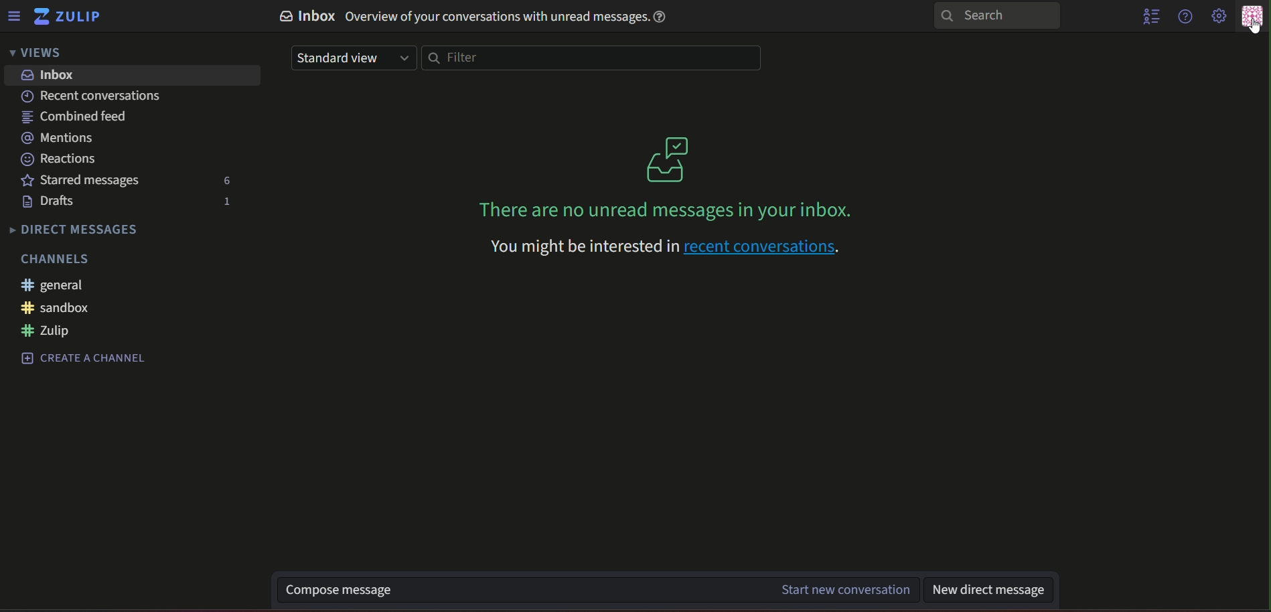 This screenshot has width=1271, height=612. Describe the element at coordinates (62, 161) in the screenshot. I see `Reactions` at that location.